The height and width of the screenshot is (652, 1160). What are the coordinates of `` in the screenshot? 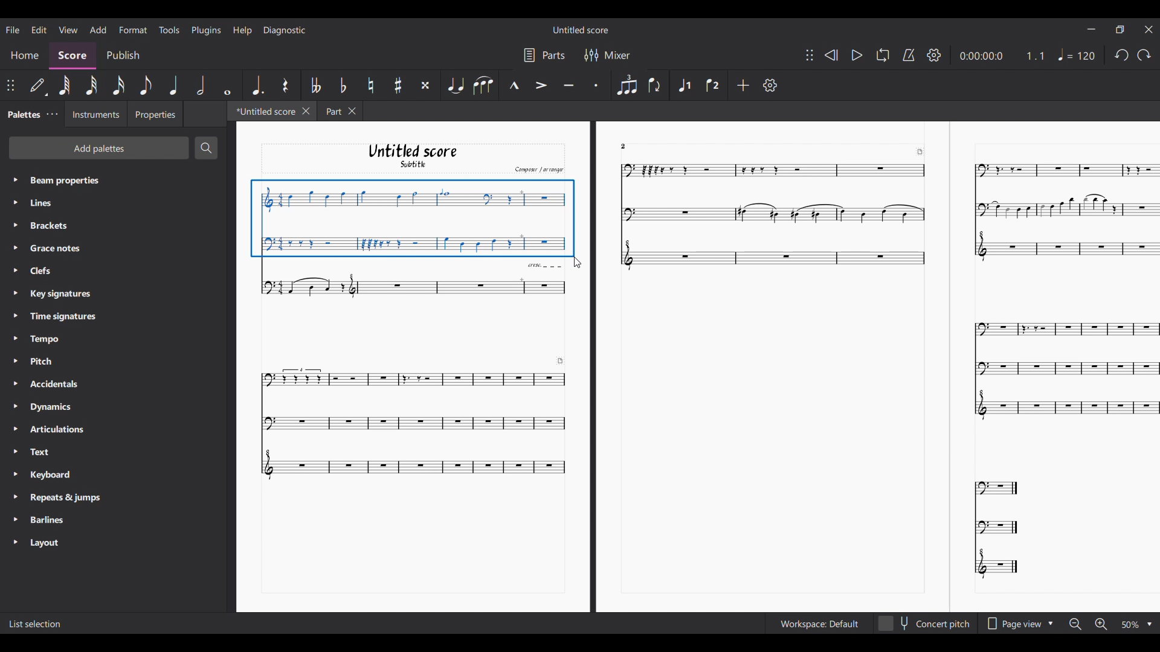 It's located at (996, 488).